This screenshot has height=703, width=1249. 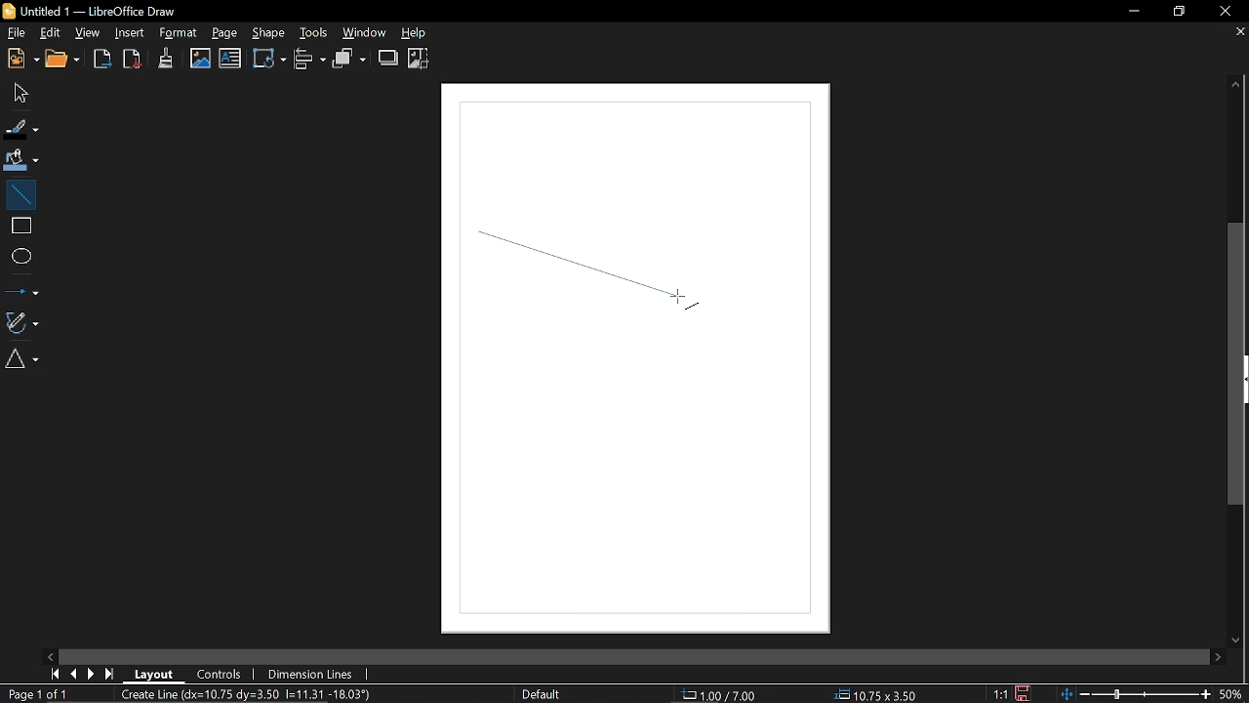 I want to click on Current page, so click(x=37, y=694).